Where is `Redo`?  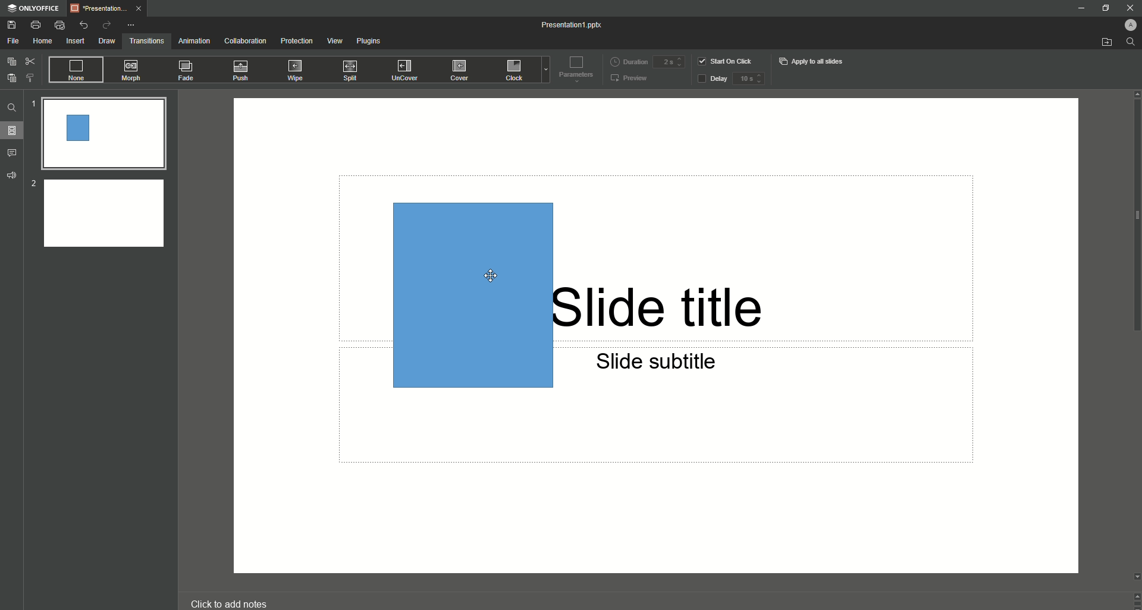
Redo is located at coordinates (108, 25).